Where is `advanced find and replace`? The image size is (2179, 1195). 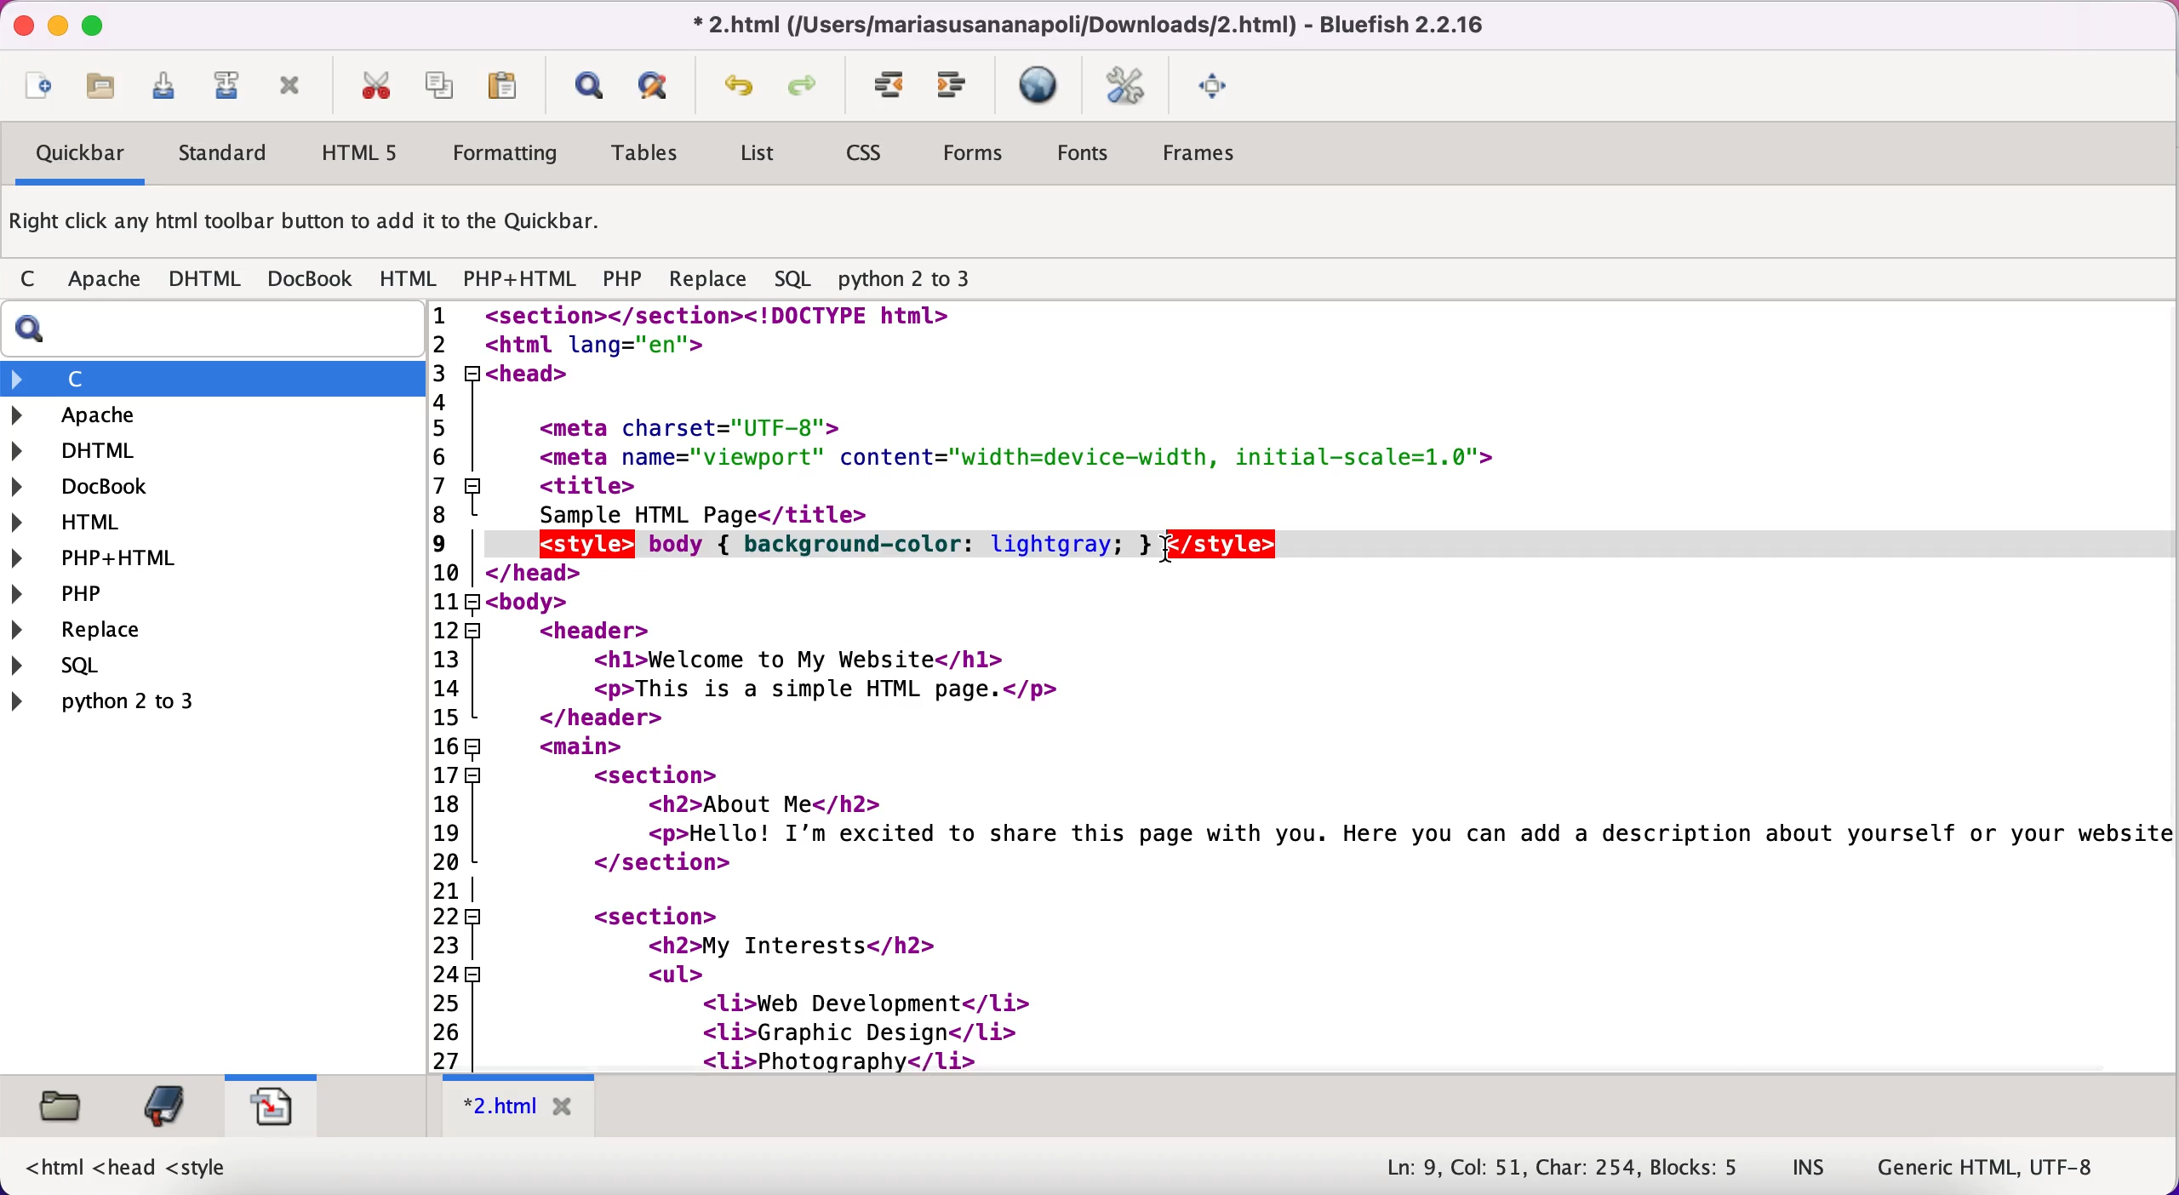
advanced find and replace is located at coordinates (658, 85).